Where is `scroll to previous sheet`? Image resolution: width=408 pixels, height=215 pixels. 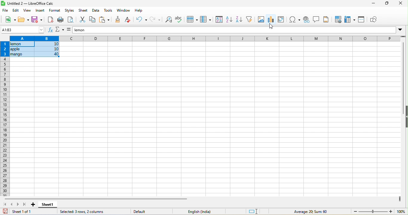 scroll to previous sheet is located at coordinates (13, 205).